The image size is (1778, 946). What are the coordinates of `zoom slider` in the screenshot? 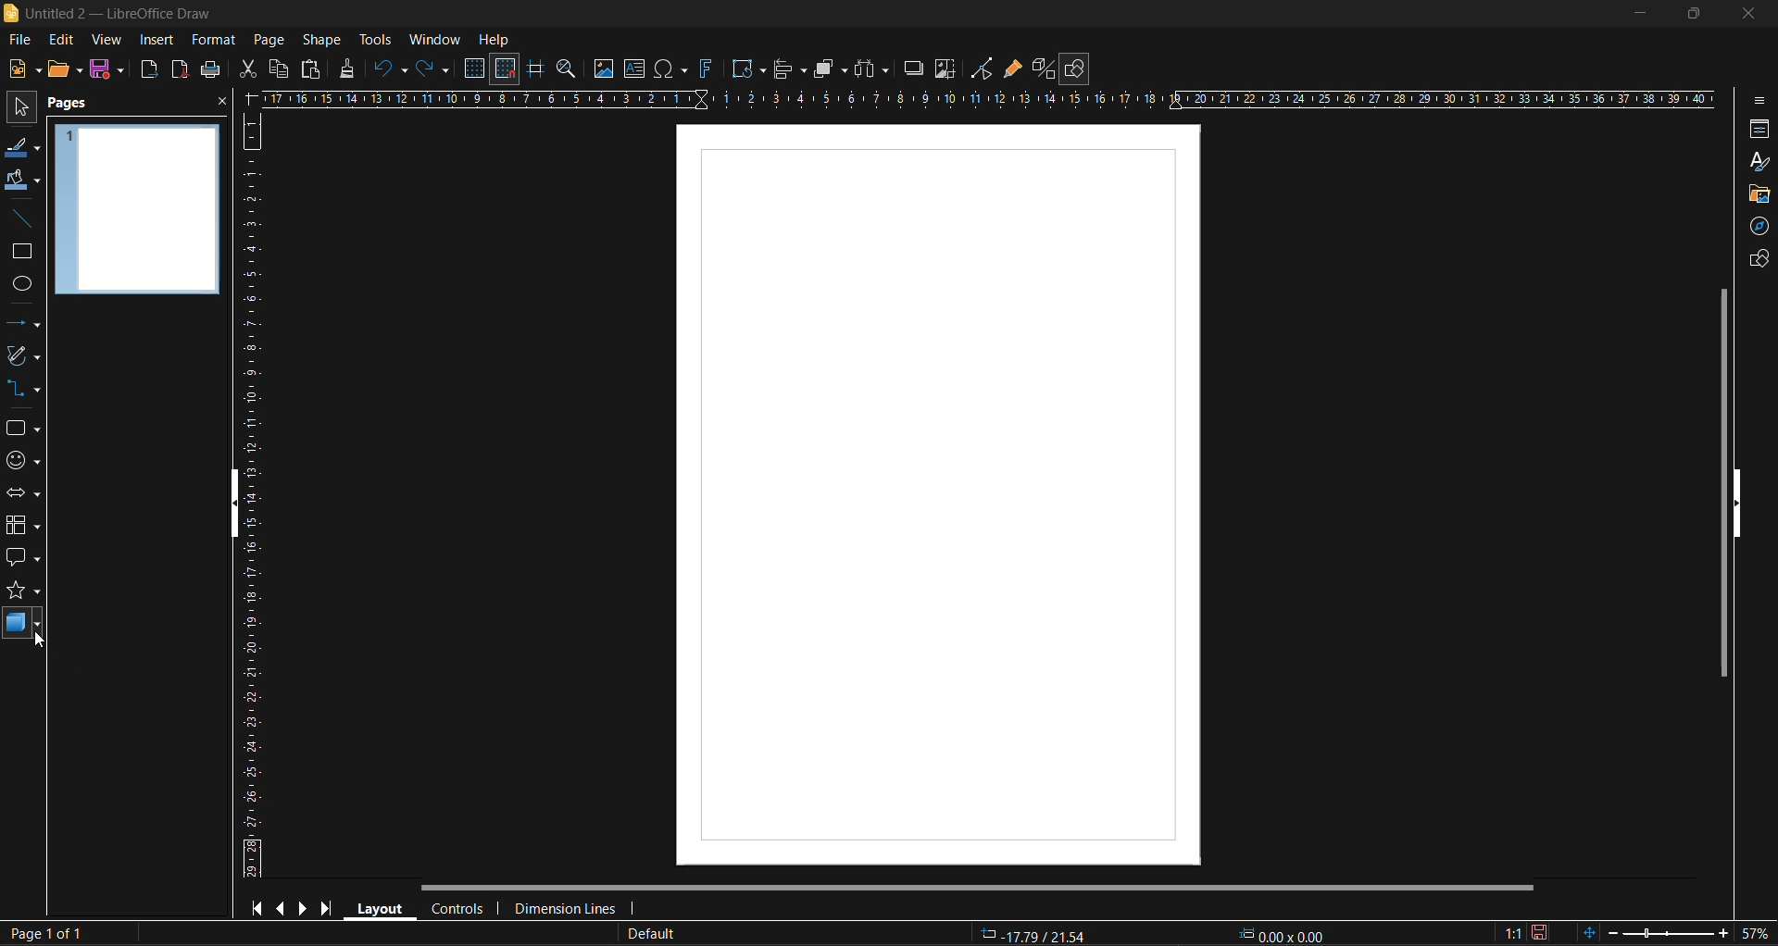 It's located at (1667, 932).